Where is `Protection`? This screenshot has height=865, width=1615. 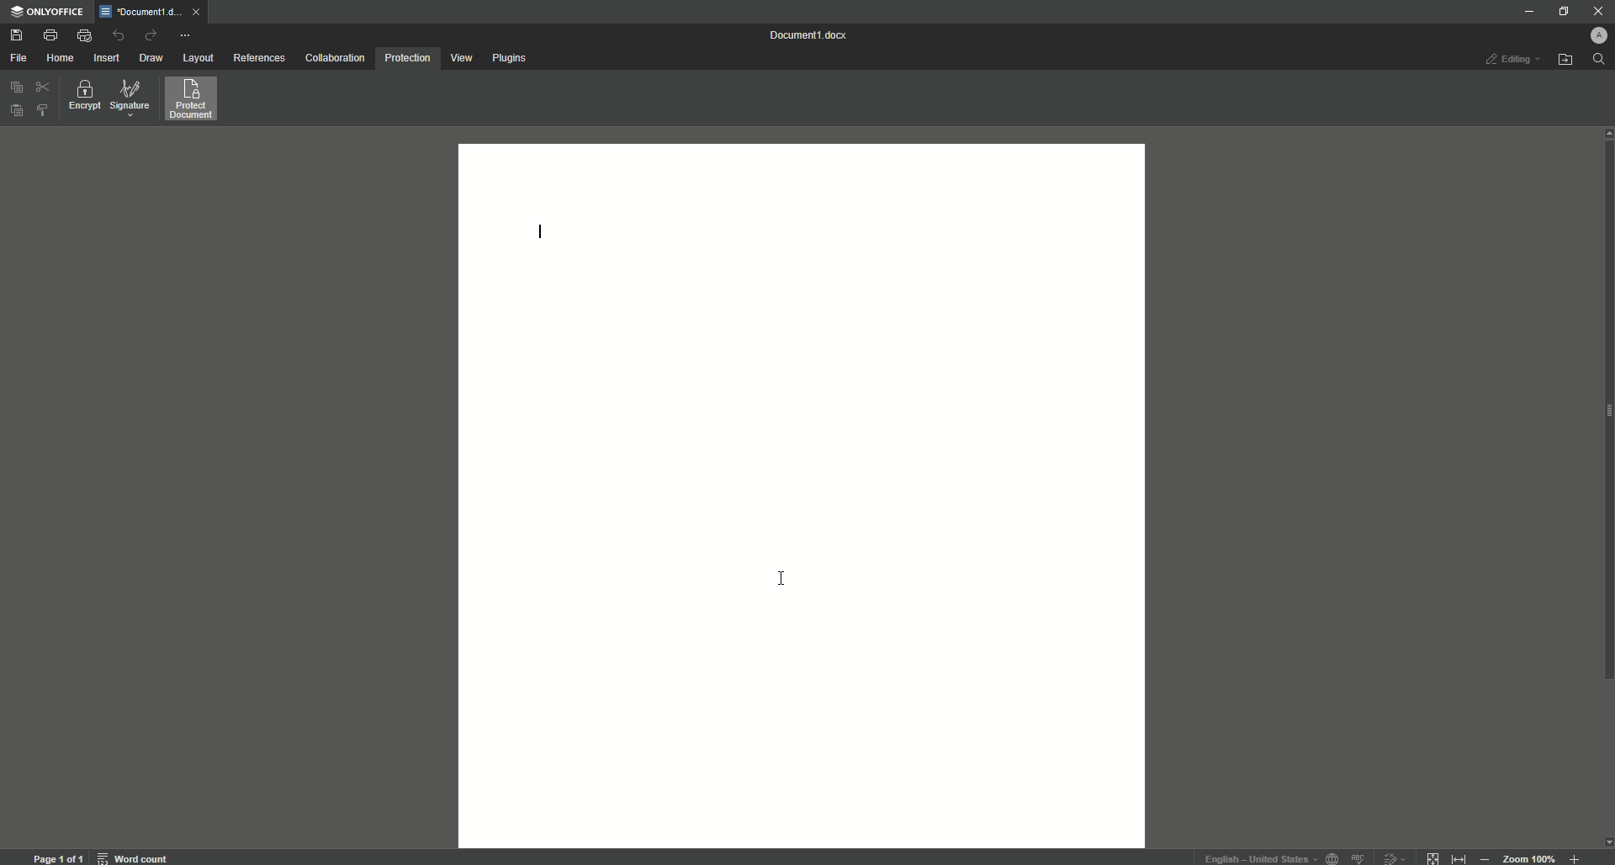 Protection is located at coordinates (407, 60).